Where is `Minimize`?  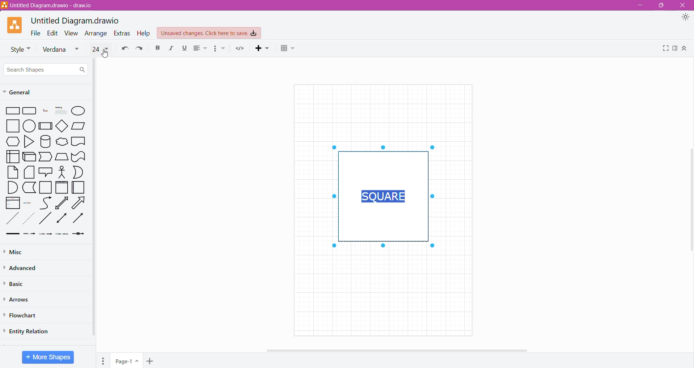
Minimize is located at coordinates (642, 6).